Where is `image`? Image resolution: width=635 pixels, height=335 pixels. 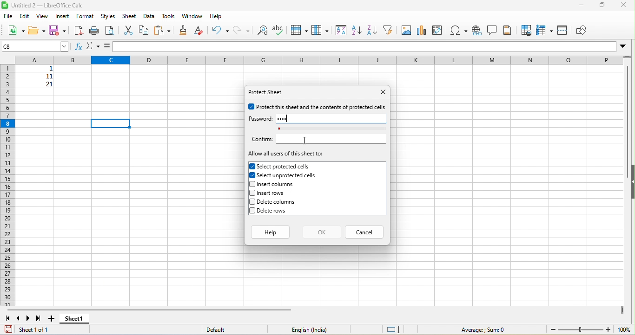 image is located at coordinates (406, 30).